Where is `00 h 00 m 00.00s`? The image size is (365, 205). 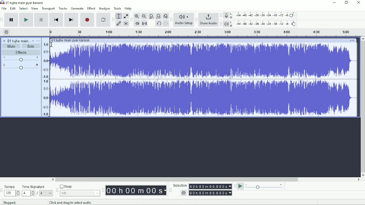 00 h 00 m 00.00s is located at coordinates (211, 193).